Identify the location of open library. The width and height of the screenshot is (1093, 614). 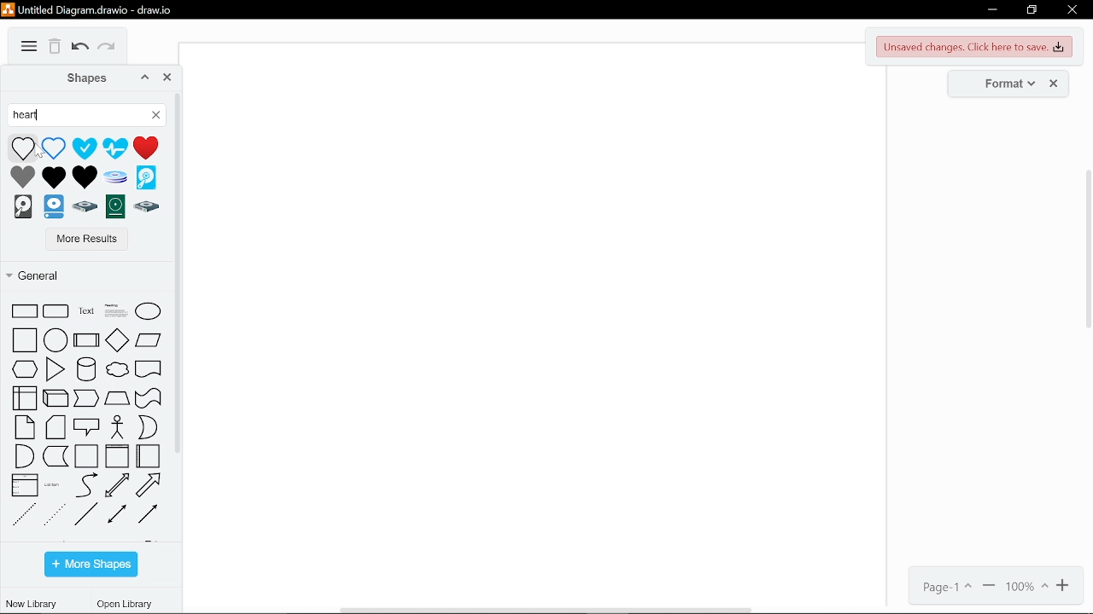
(127, 605).